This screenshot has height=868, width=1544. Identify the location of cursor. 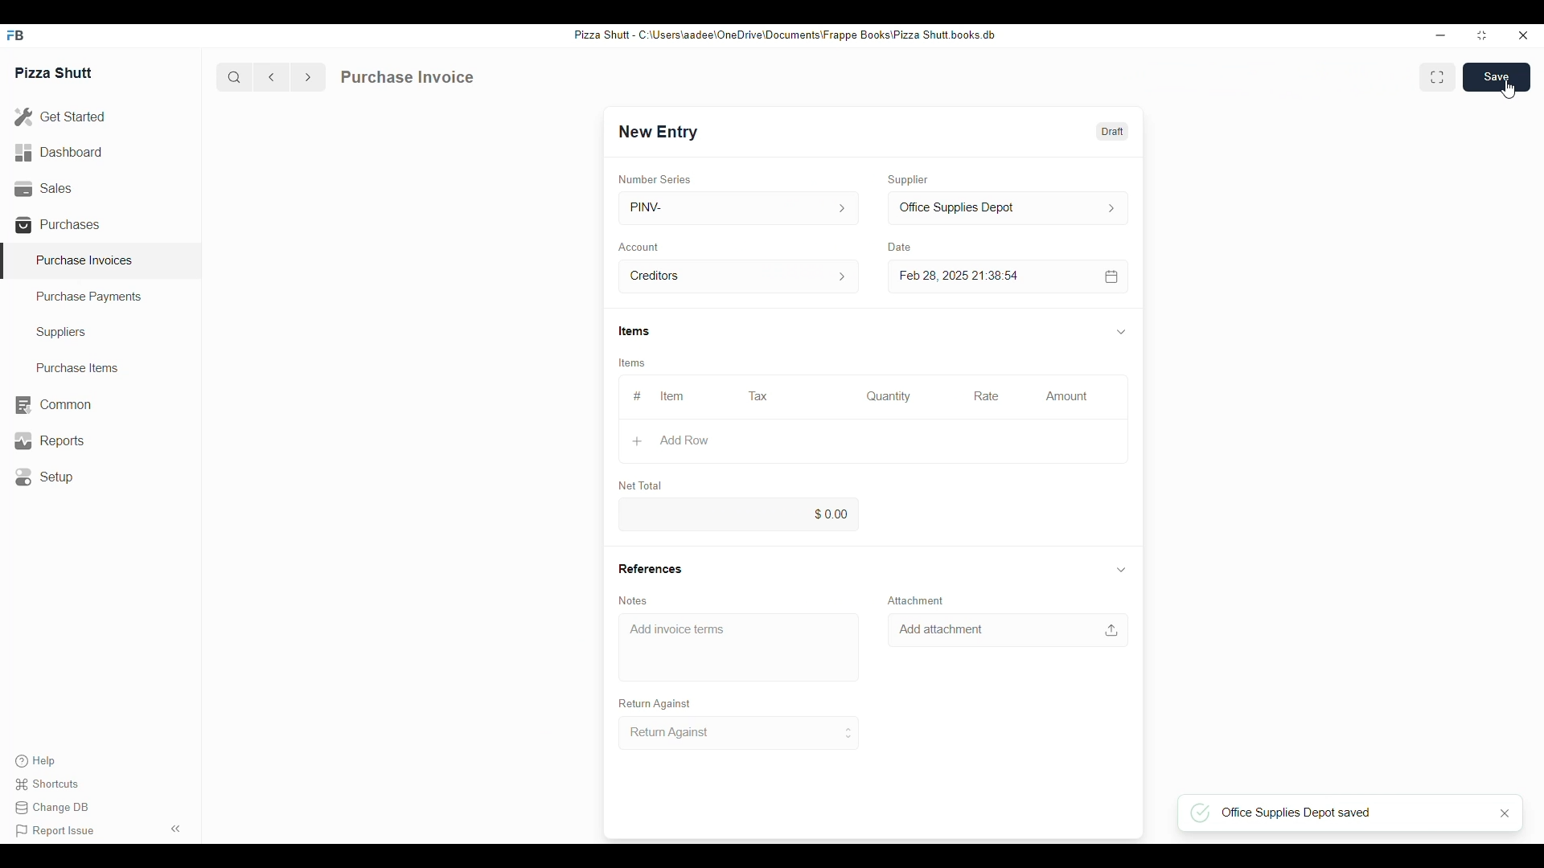
(1508, 88).